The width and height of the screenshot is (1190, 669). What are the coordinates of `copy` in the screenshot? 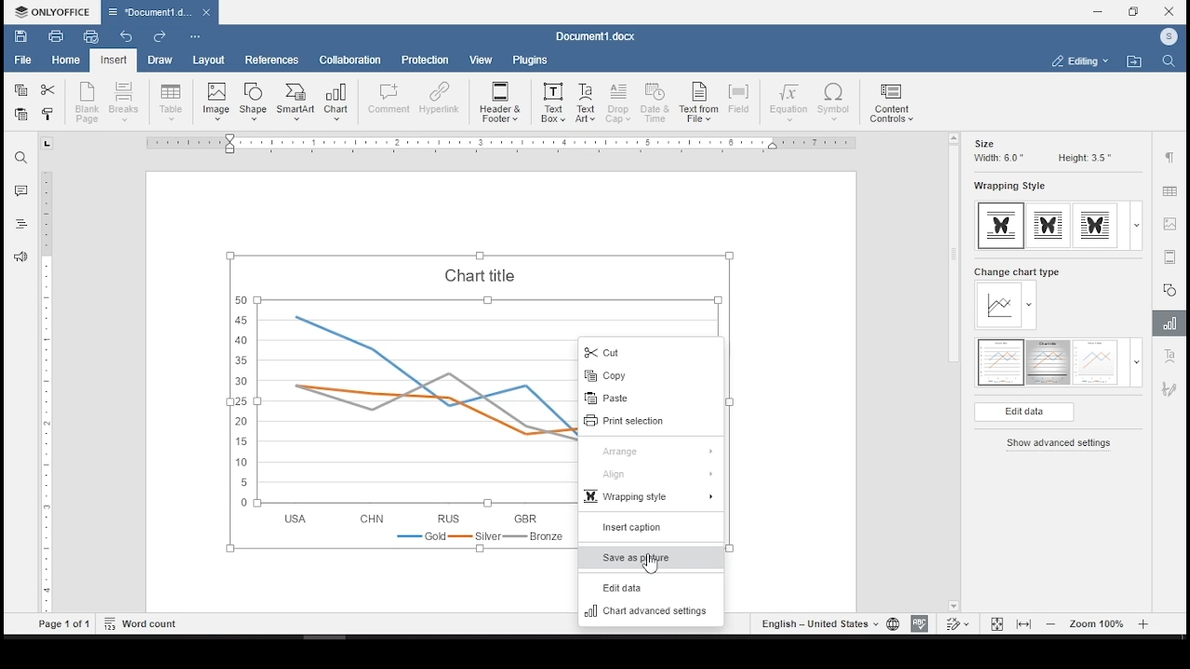 It's located at (20, 91).